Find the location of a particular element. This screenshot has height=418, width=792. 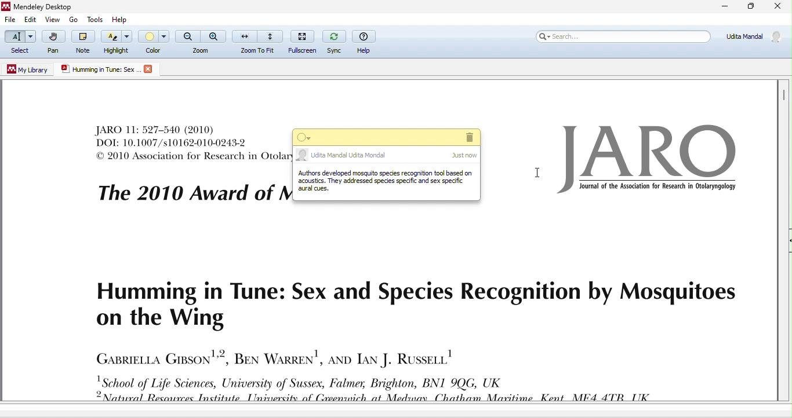

close is located at coordinates (149, 69).